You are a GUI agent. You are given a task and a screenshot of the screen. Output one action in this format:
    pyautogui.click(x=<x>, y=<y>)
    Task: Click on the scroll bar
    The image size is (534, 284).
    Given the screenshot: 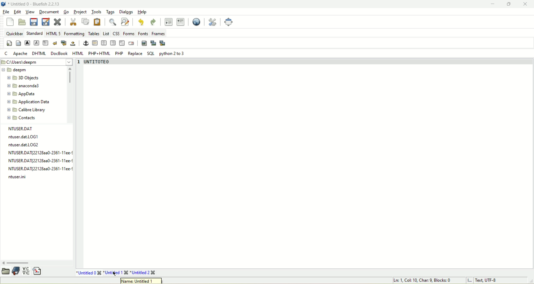 What is the action you would take?
    pyautogui.click(x=25, y=262)
    